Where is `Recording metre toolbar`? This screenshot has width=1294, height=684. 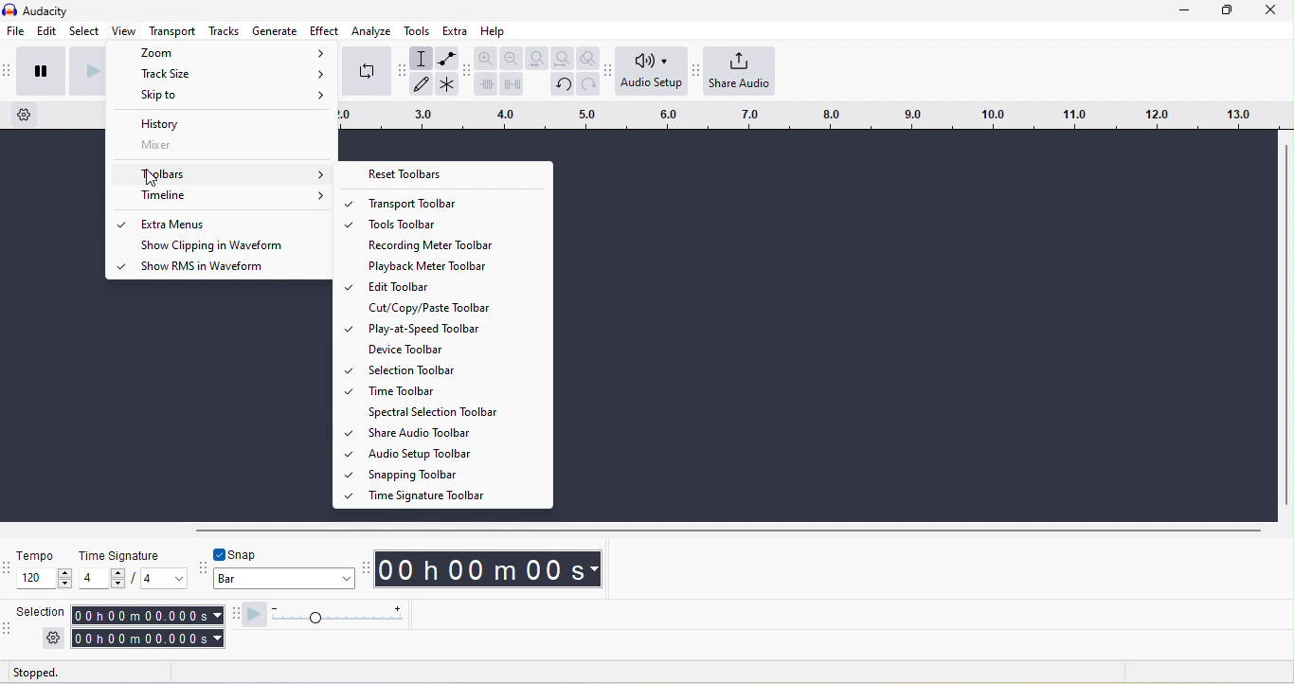 Recording metre toolbar is located at coordinates (454, 243).